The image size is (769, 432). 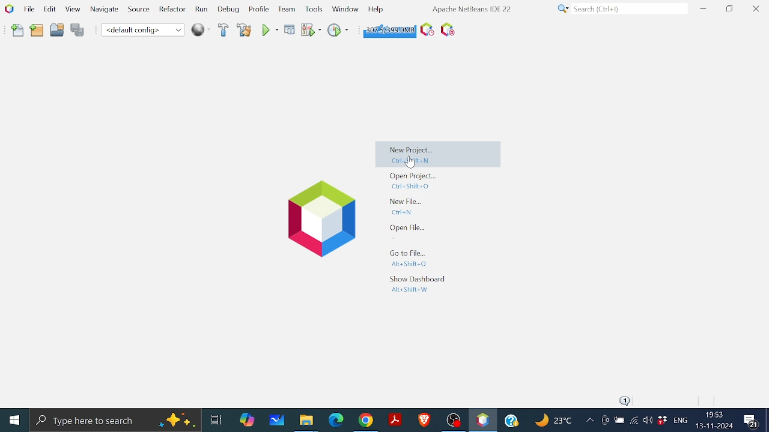 What do you see at coordinates (312, 30) in the screenshot?
I see `Run Project` at bounding box center [312, 30].